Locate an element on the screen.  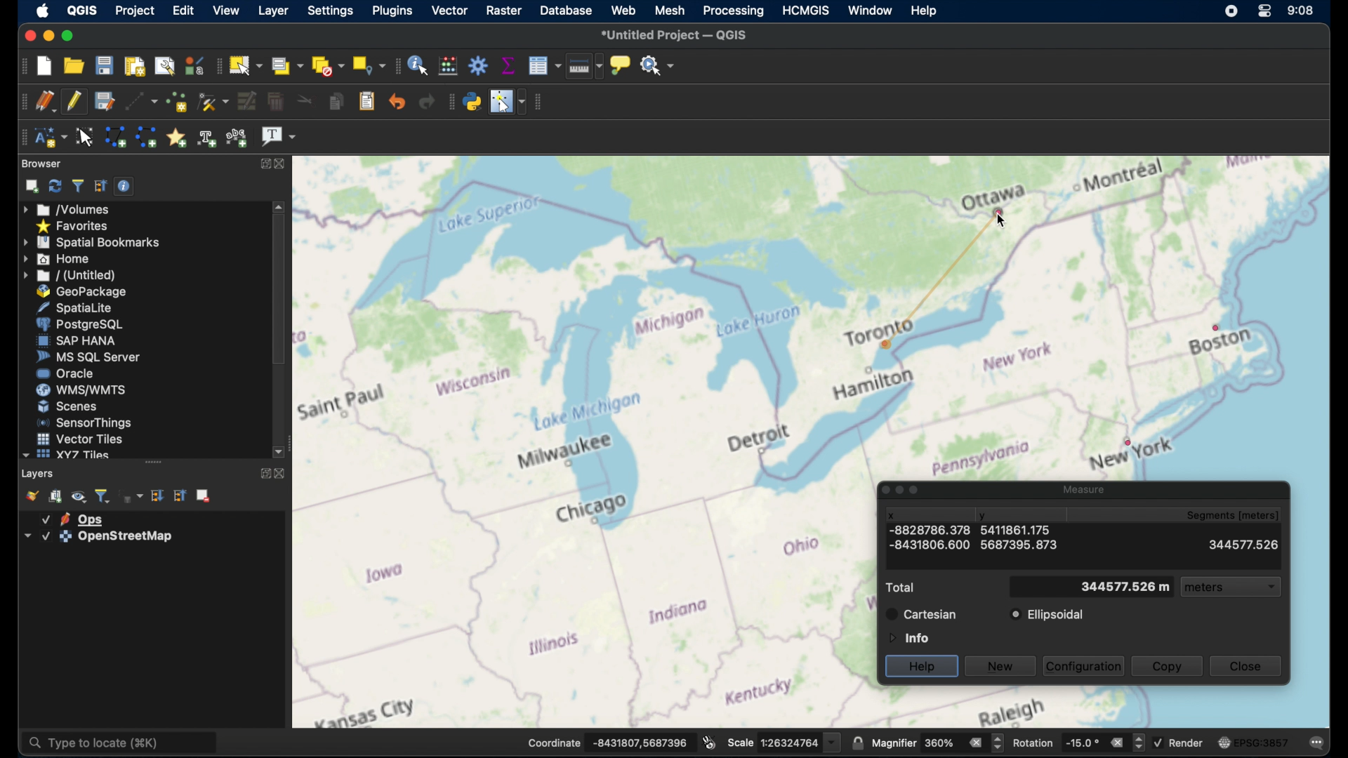
collapse all is located at coordinates (100, 186).